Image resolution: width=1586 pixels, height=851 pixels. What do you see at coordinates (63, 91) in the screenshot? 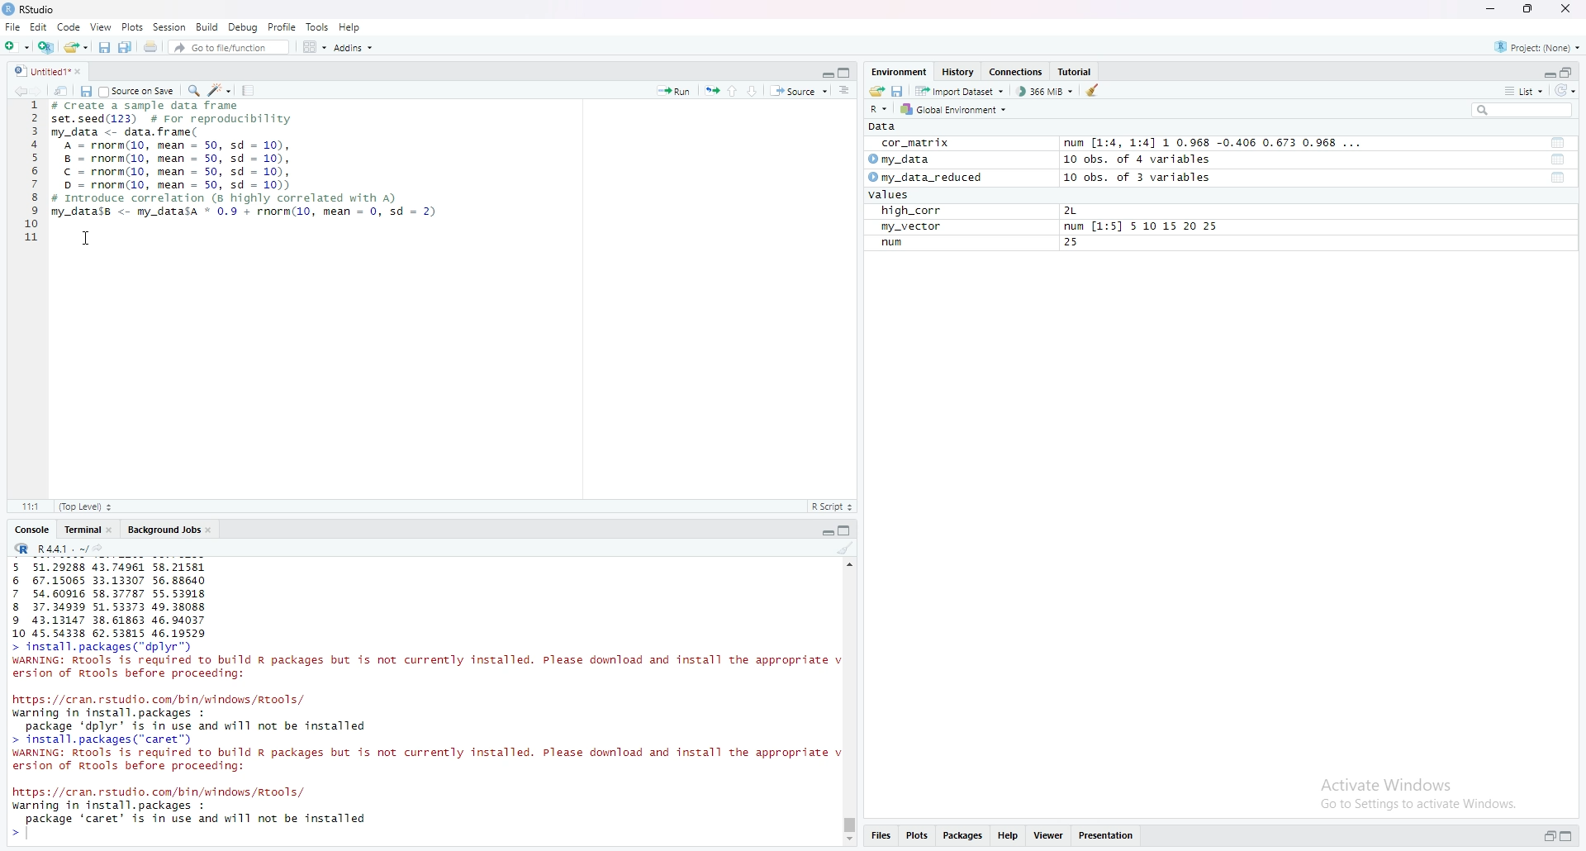
I see `share` at bounding box center [63, 91].